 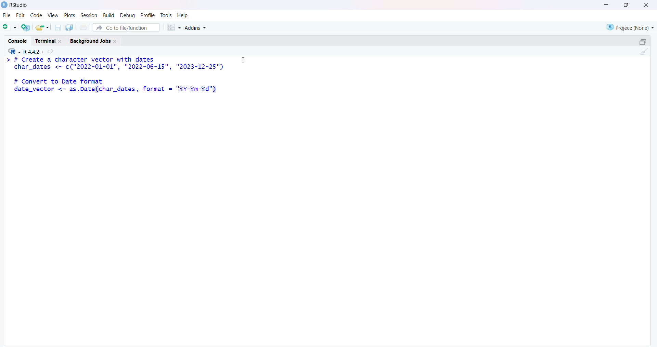 I want to click on Save all open documents (Ctrl + Alt + S), so click(x=71, y=27).